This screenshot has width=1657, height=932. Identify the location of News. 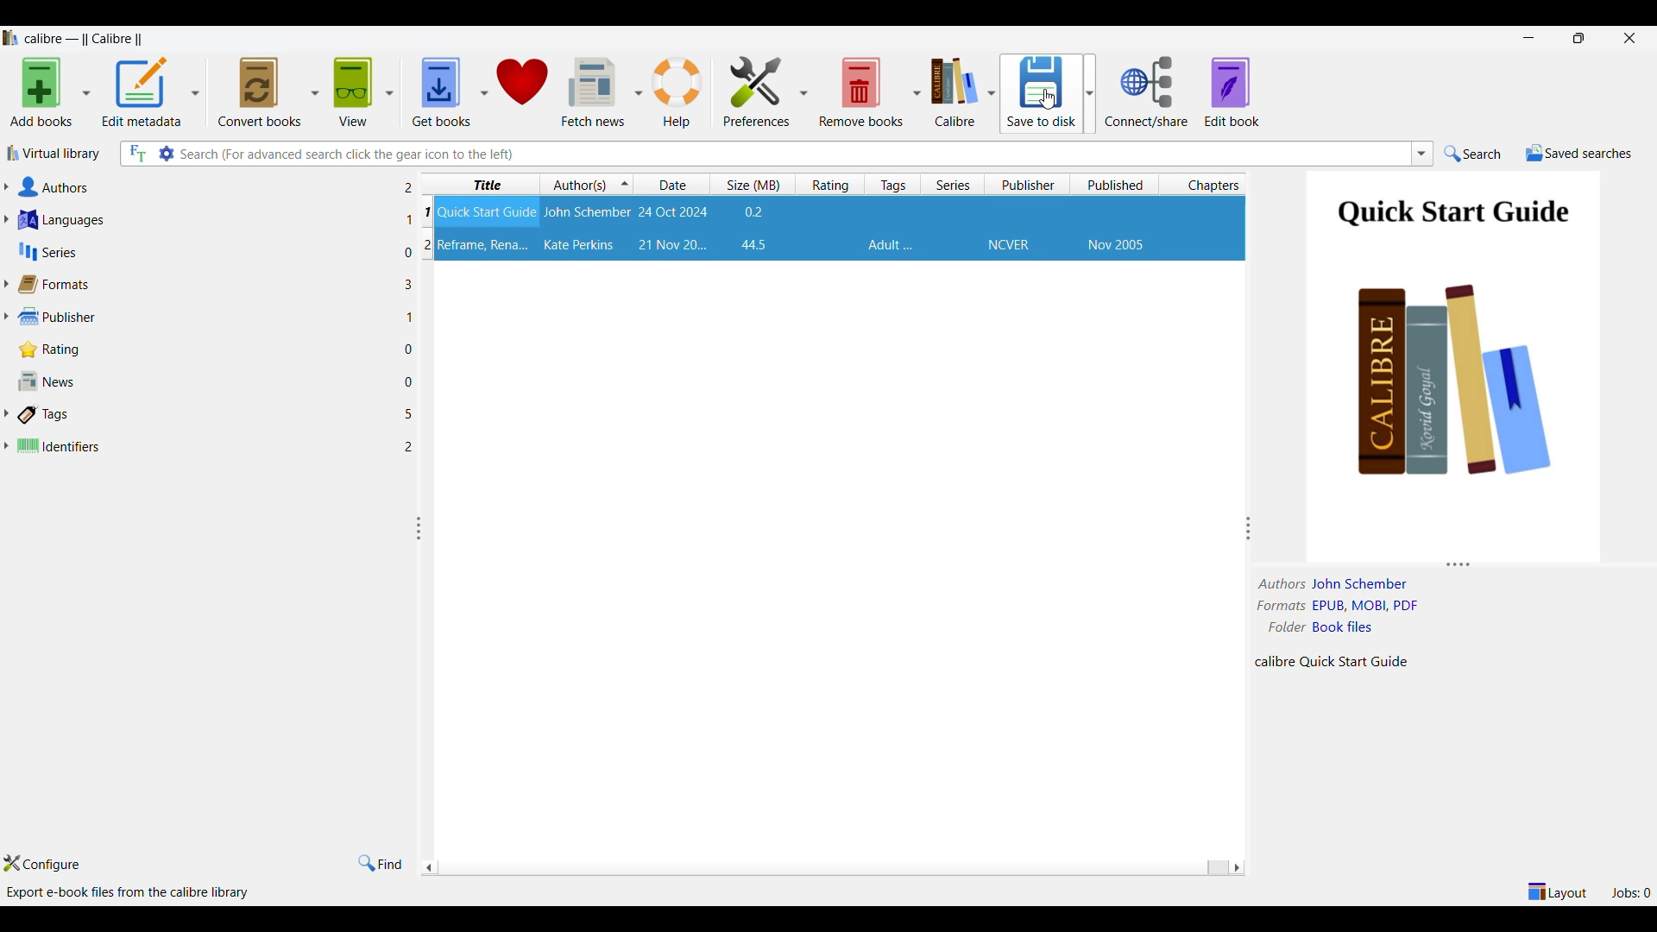
(198, 381).